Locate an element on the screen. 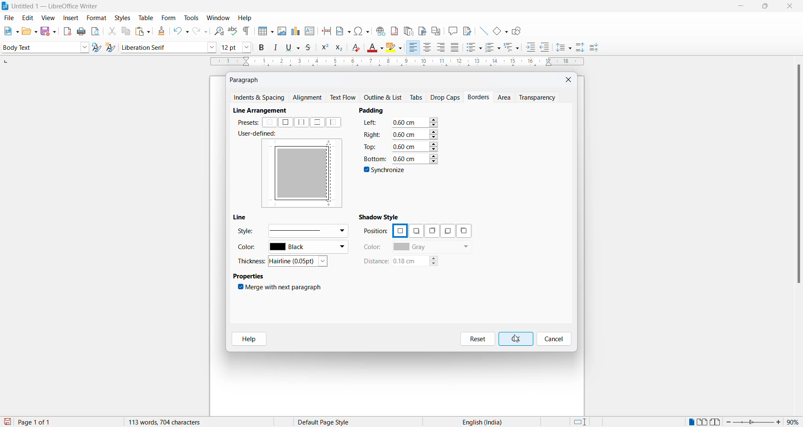  thickness options is located at coordinates (301, 262).